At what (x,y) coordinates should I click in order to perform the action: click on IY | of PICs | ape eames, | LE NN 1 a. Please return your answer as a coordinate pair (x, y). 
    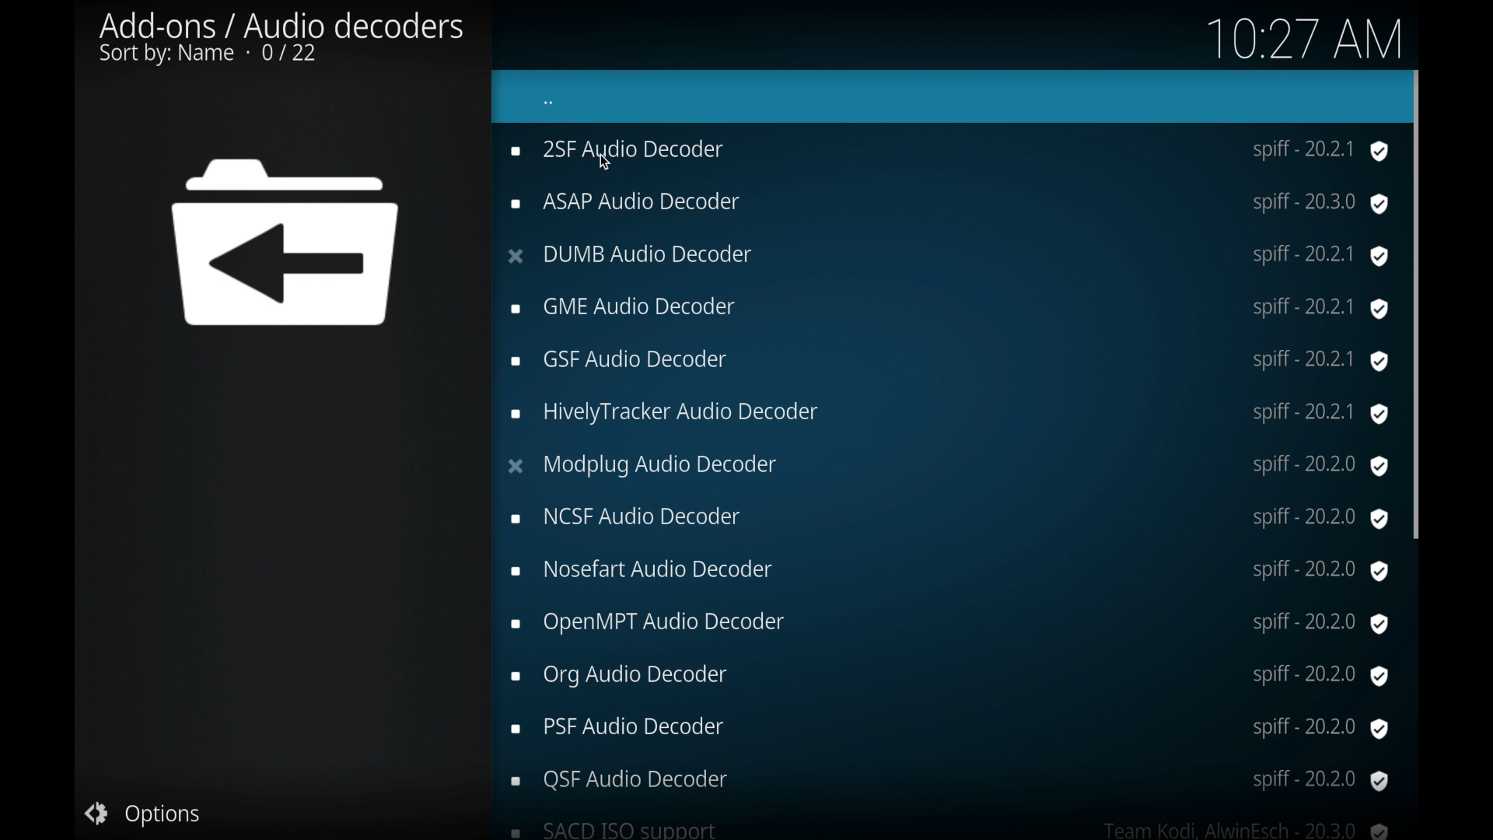
    Looking at the image, I should click on (947, 254).